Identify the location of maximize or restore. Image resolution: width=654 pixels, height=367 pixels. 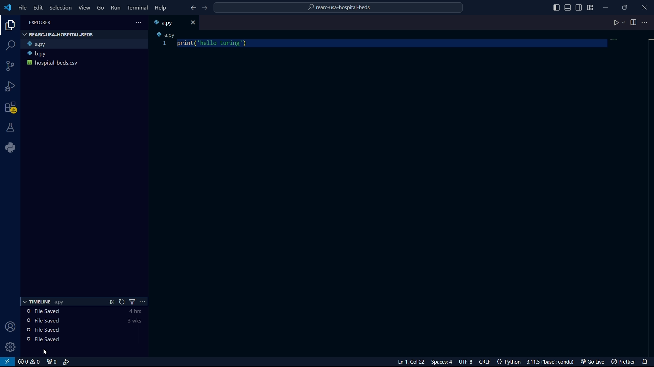
(624, 6).